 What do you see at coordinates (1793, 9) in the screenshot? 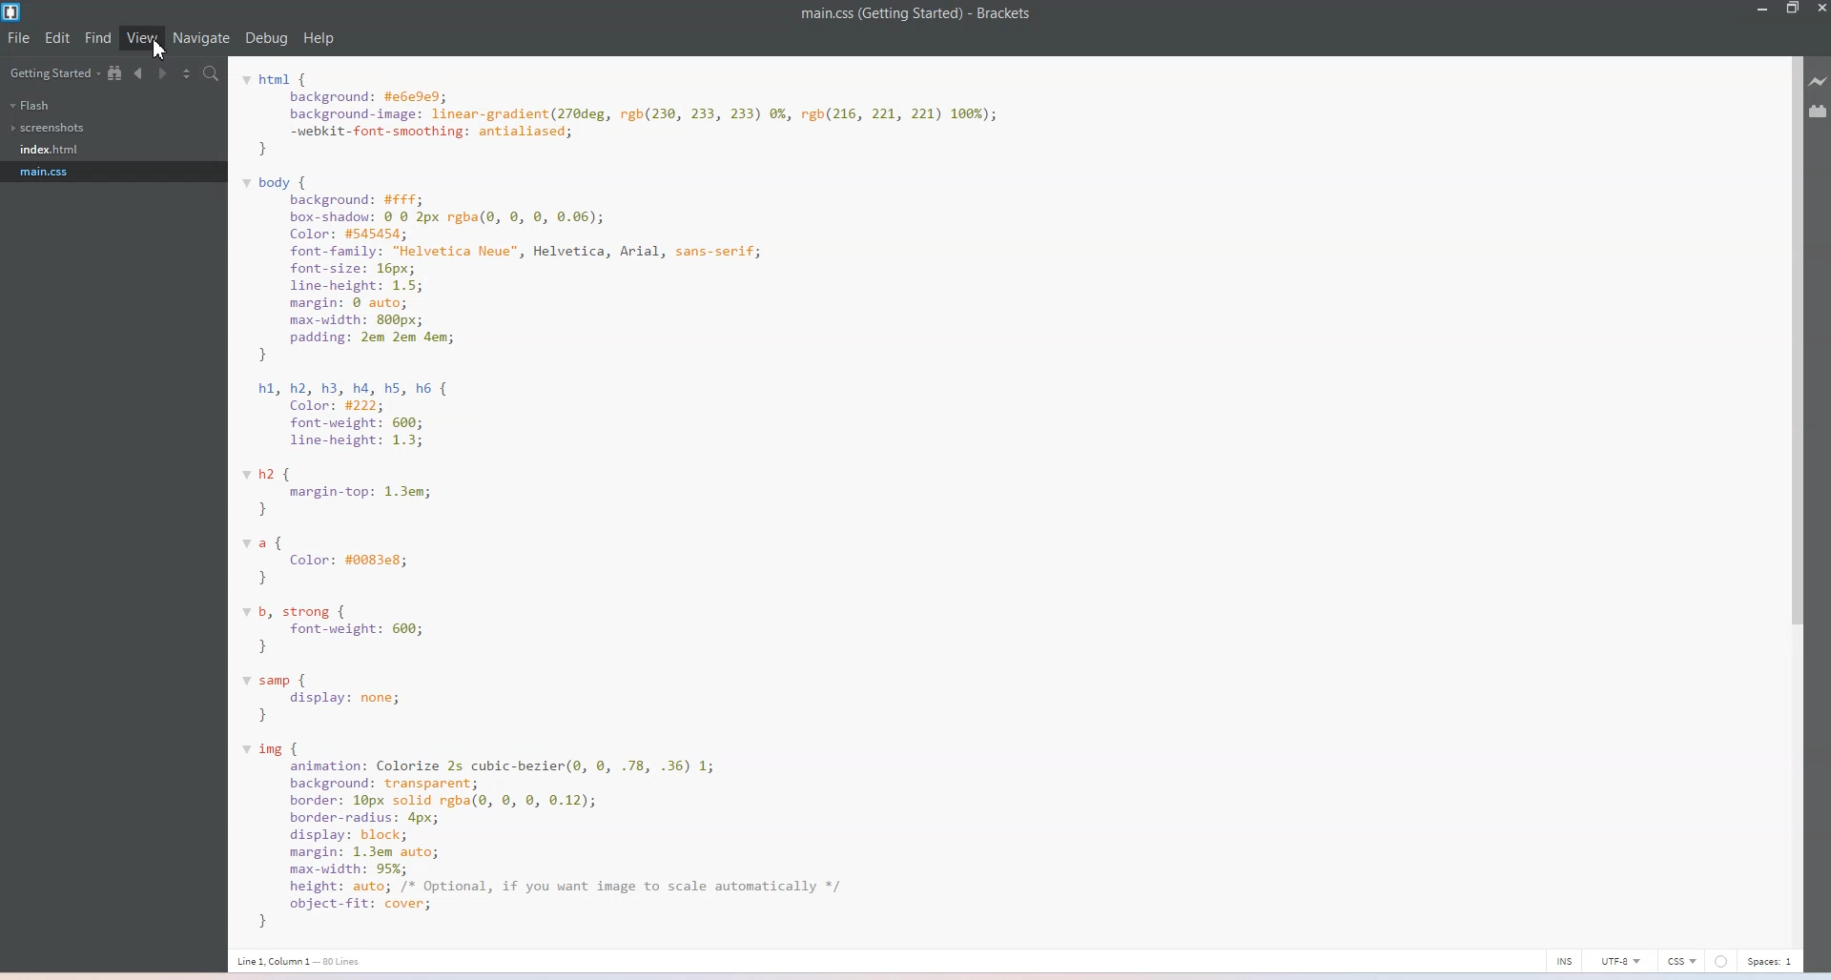
I see `Maximize` at bounding box center [1793, 9].